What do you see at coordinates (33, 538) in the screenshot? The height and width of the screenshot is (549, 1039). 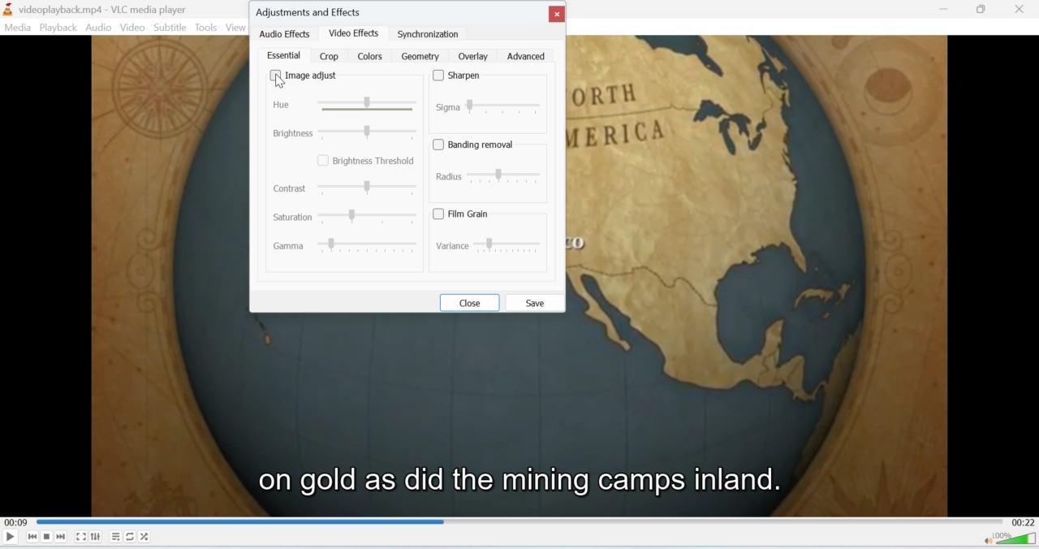 I see `Seek backwards` at bounding box center [33, 538].